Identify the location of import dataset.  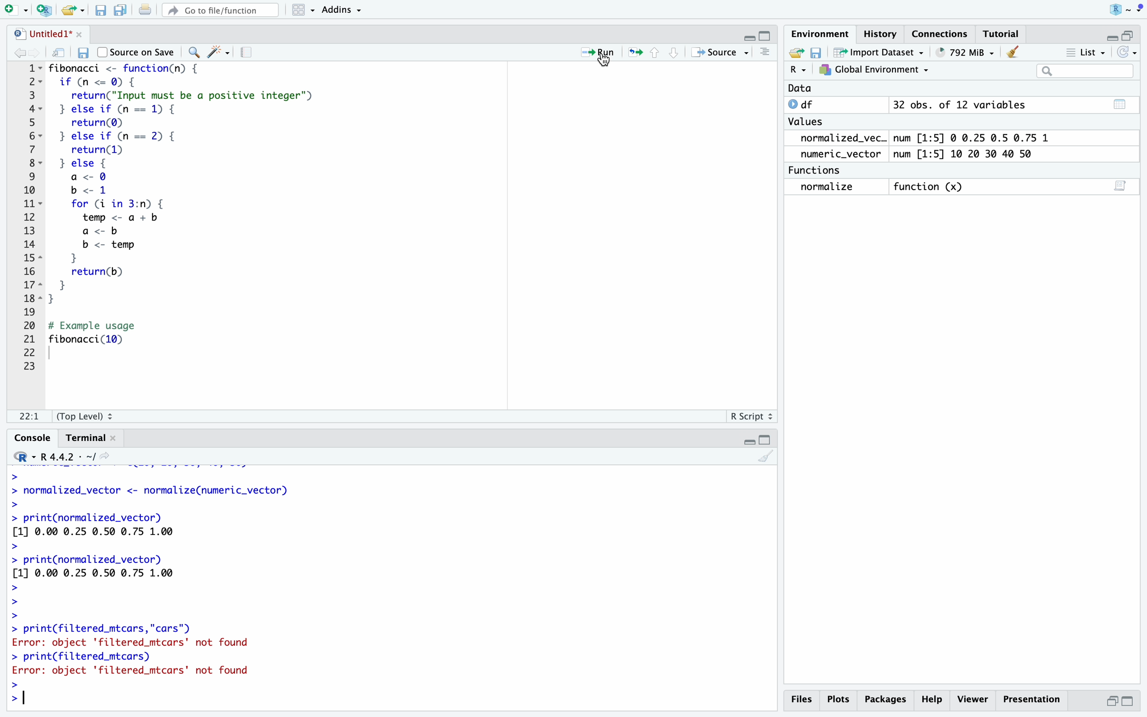
(885, 53).